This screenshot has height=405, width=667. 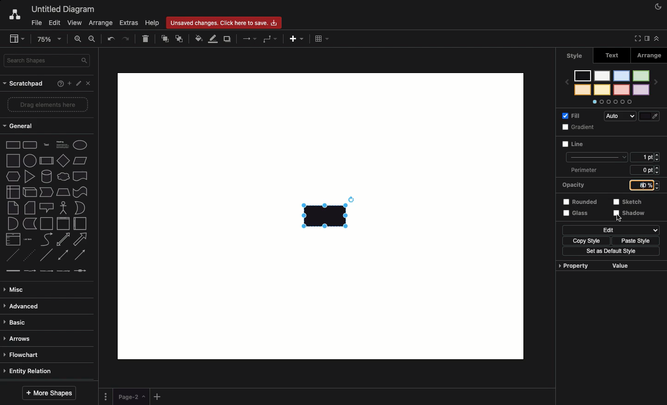 I want to click on Auto, so click(x=620, y=116).